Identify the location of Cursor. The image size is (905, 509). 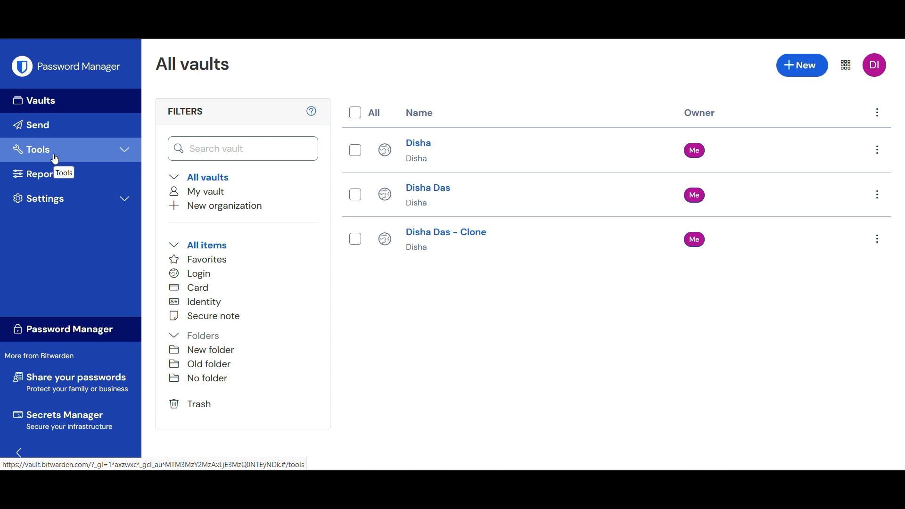
(55, 159).